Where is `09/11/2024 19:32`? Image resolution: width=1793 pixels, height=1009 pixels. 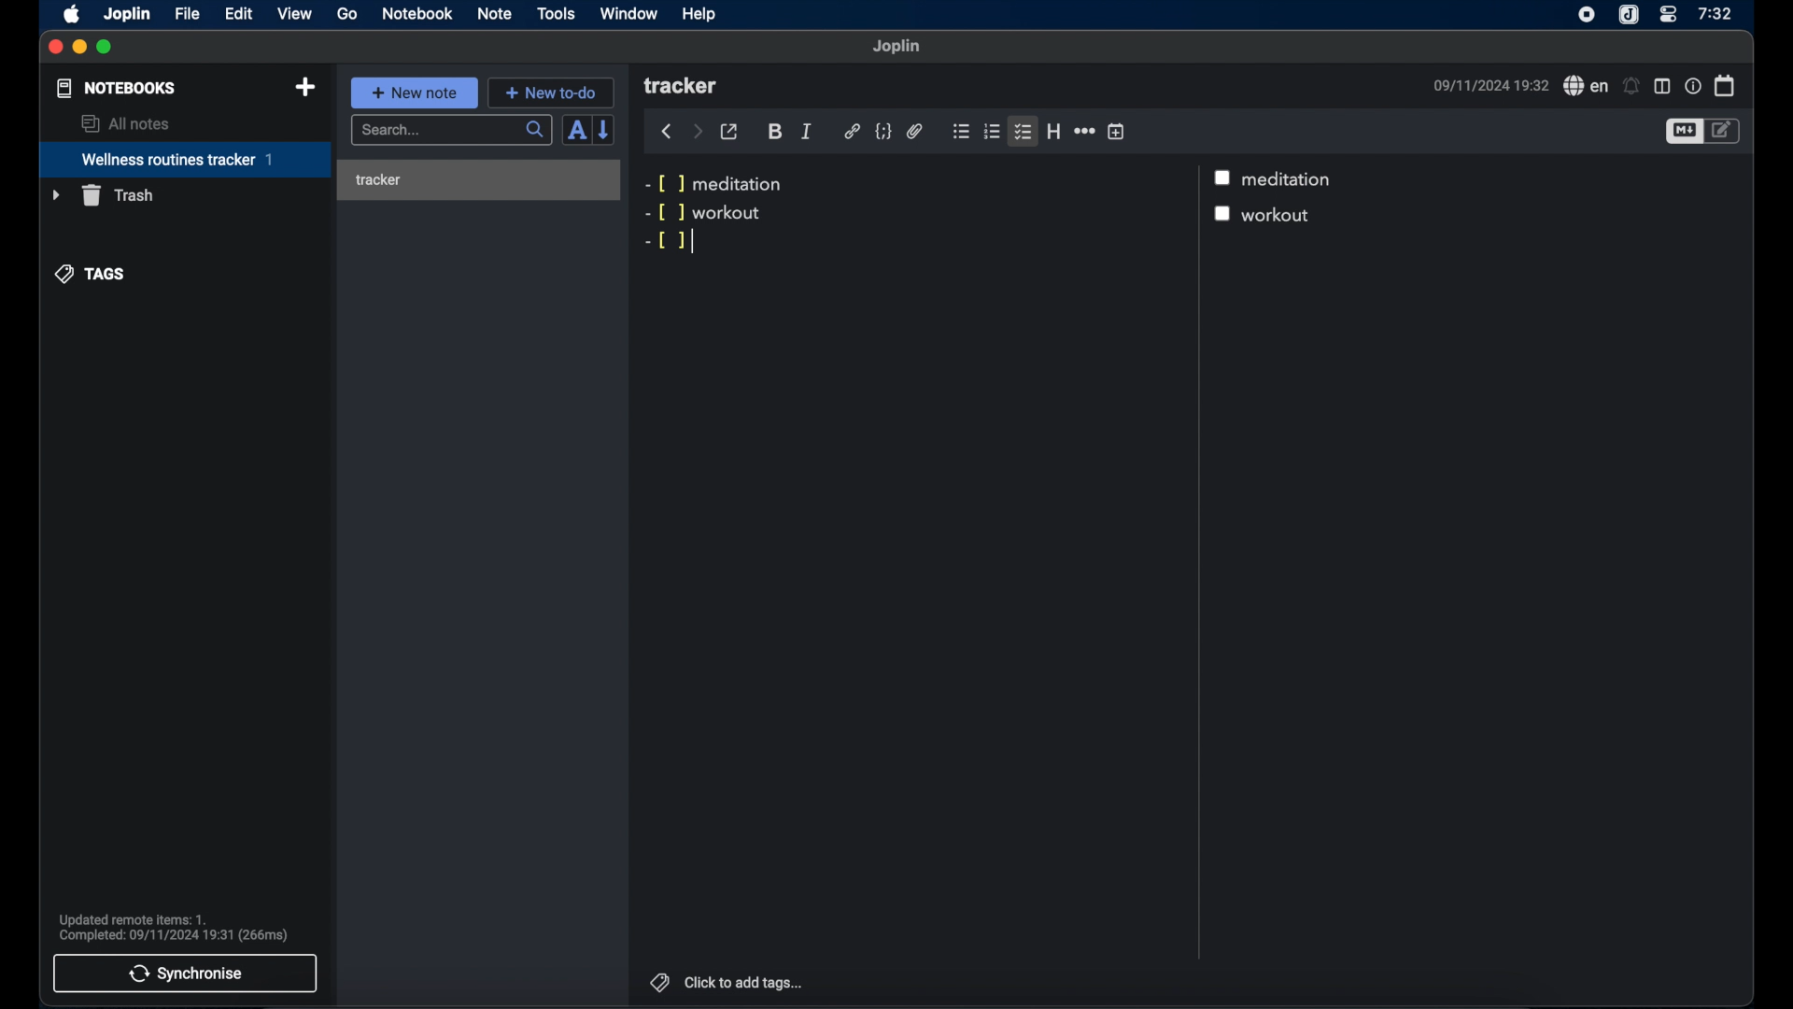 09/11/2024 19:32 is located at coordinates (1488, 85).